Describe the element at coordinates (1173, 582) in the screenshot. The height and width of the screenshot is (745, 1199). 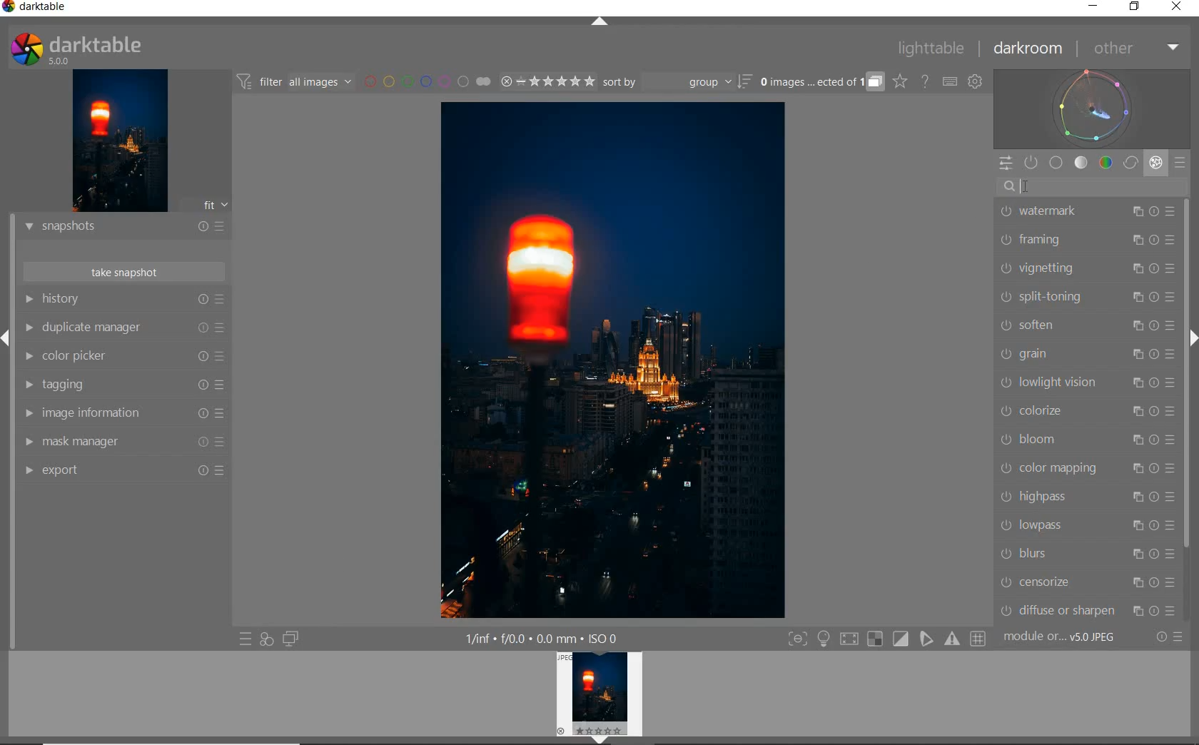
I see `Preset and reset` at that location.